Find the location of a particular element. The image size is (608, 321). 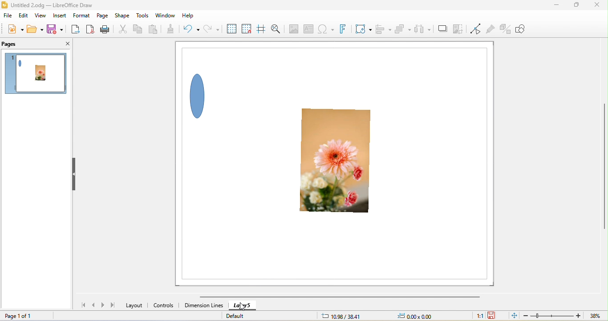

align object is located at coordinates (381, 28).